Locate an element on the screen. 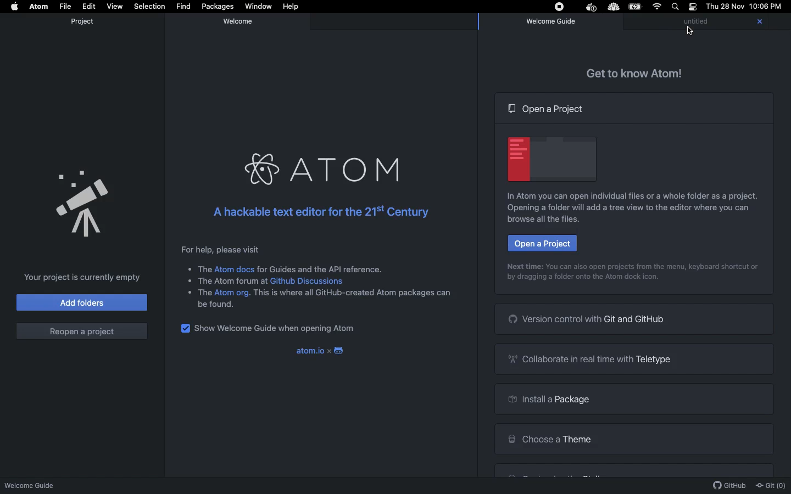 The width and height of the screenshot is (791, 494). Internet is located at coordinates (655, 8).